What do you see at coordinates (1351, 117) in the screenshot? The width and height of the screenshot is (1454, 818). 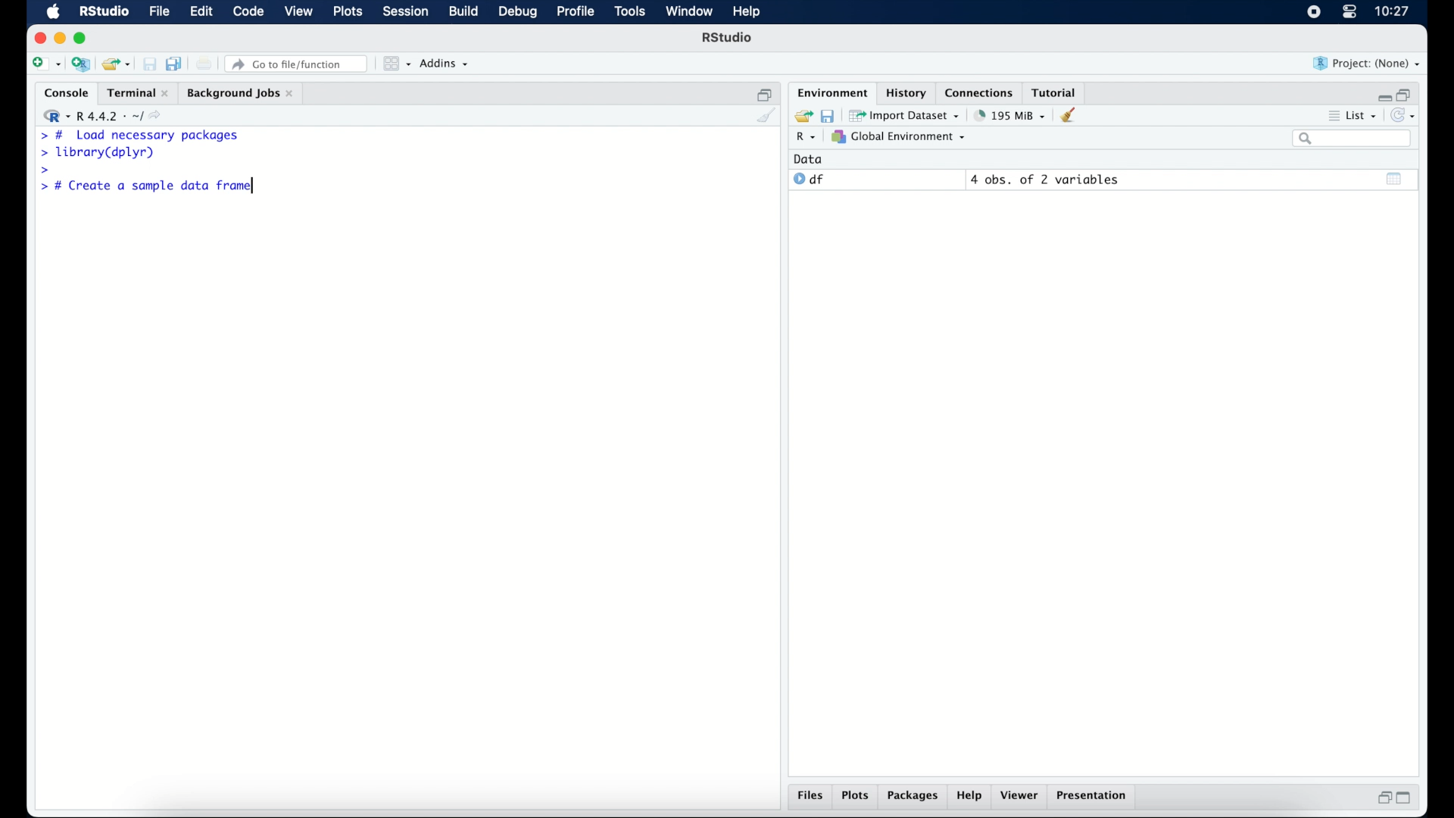 I see `list` at bounding box center [1351, 117].